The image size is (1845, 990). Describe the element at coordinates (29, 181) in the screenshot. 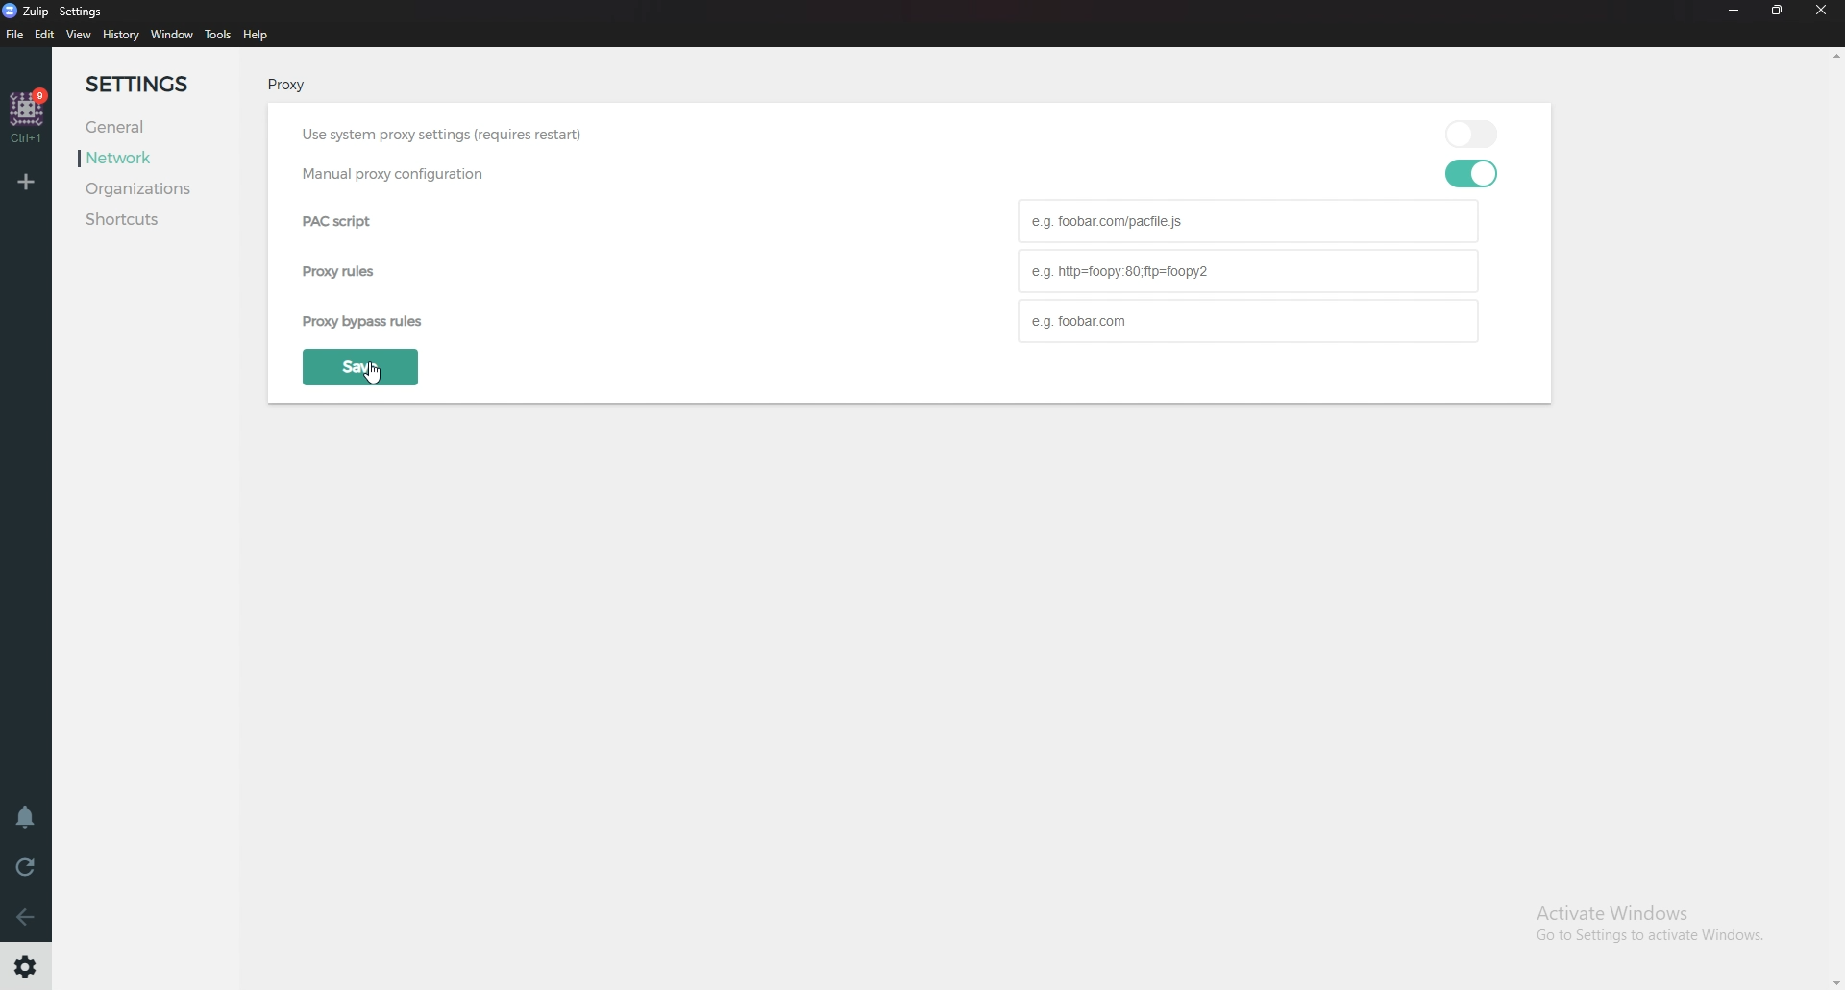

I see `Add organization` at that location.